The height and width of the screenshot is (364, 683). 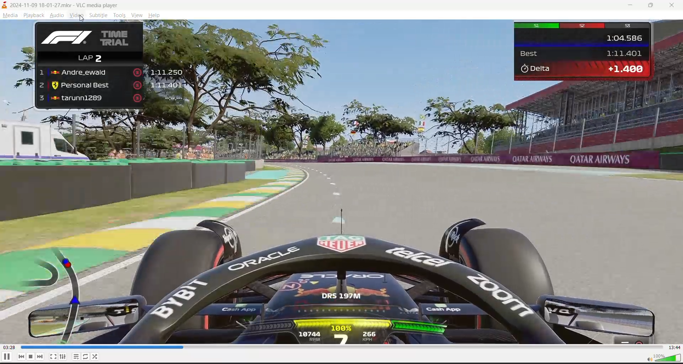 I want to click on stop, so click(x=32, y=356).